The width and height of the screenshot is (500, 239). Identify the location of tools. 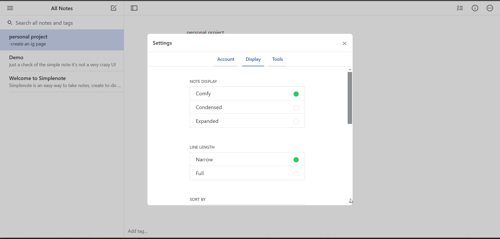
(277, 60).